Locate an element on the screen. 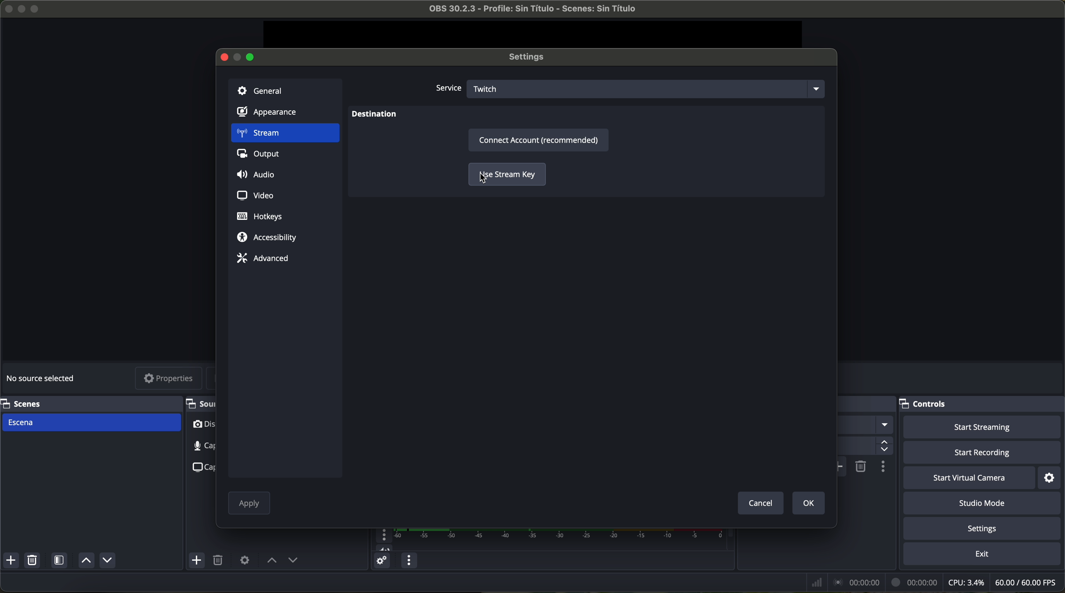 This screenshot has width=1065, height=593. studio mode is located at coordinates (985, 504).